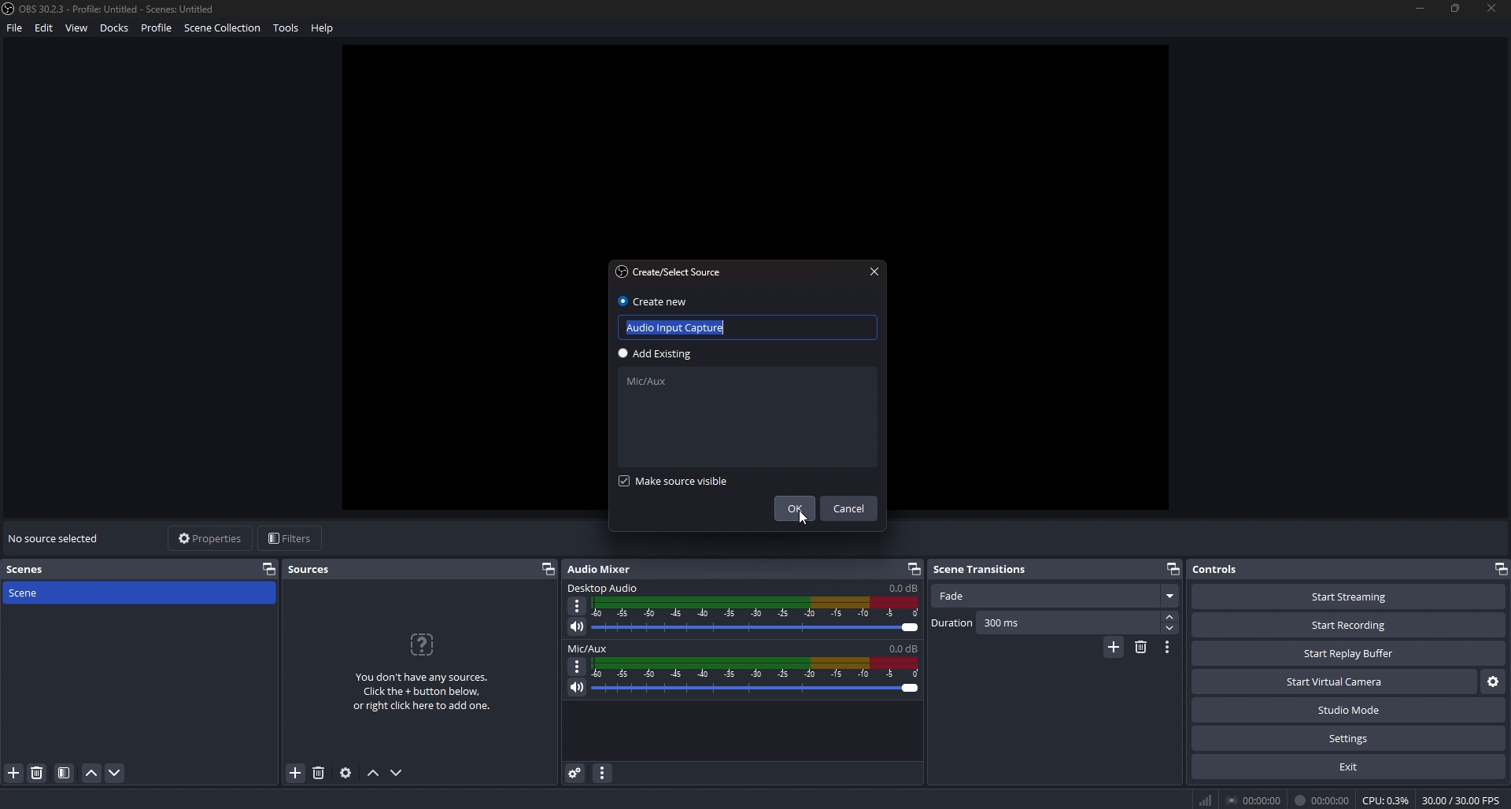  What do you see at coordinates (650, 380) in the screenshot?
I see `mic/aux` at bounding box center [650, 380].